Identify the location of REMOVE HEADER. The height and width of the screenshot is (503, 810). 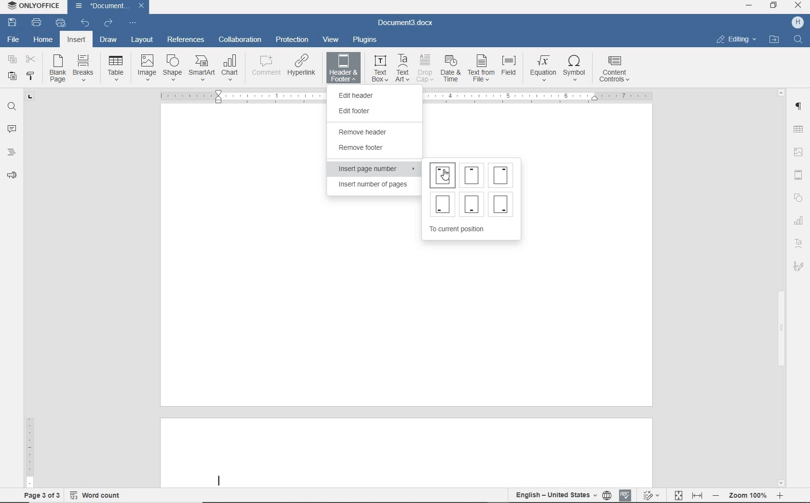
(373, 131).